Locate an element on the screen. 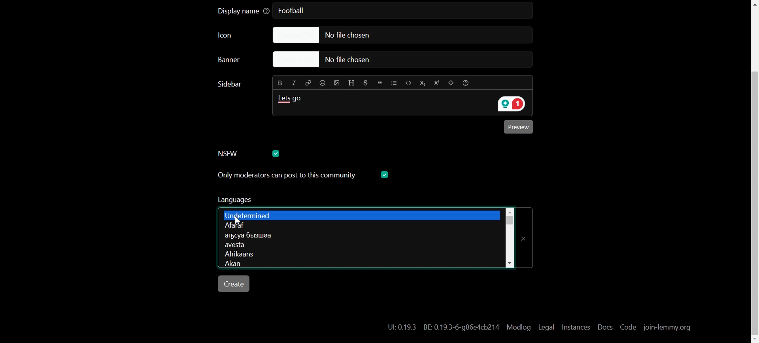  Choose file is located at coordinates (393, 35).